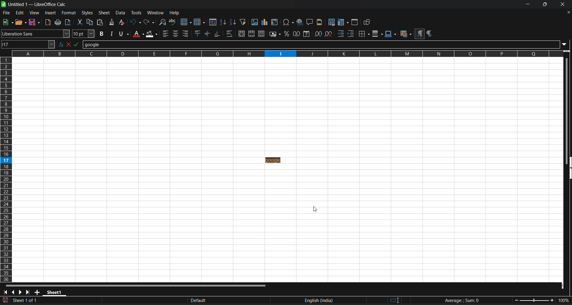 The image size is (572, 305). I want to click on insert image, so click(255, 22).